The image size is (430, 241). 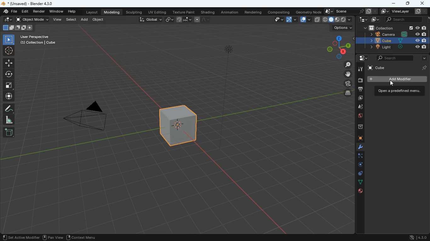 I want to click on object mode, so click(x=32, y=19).